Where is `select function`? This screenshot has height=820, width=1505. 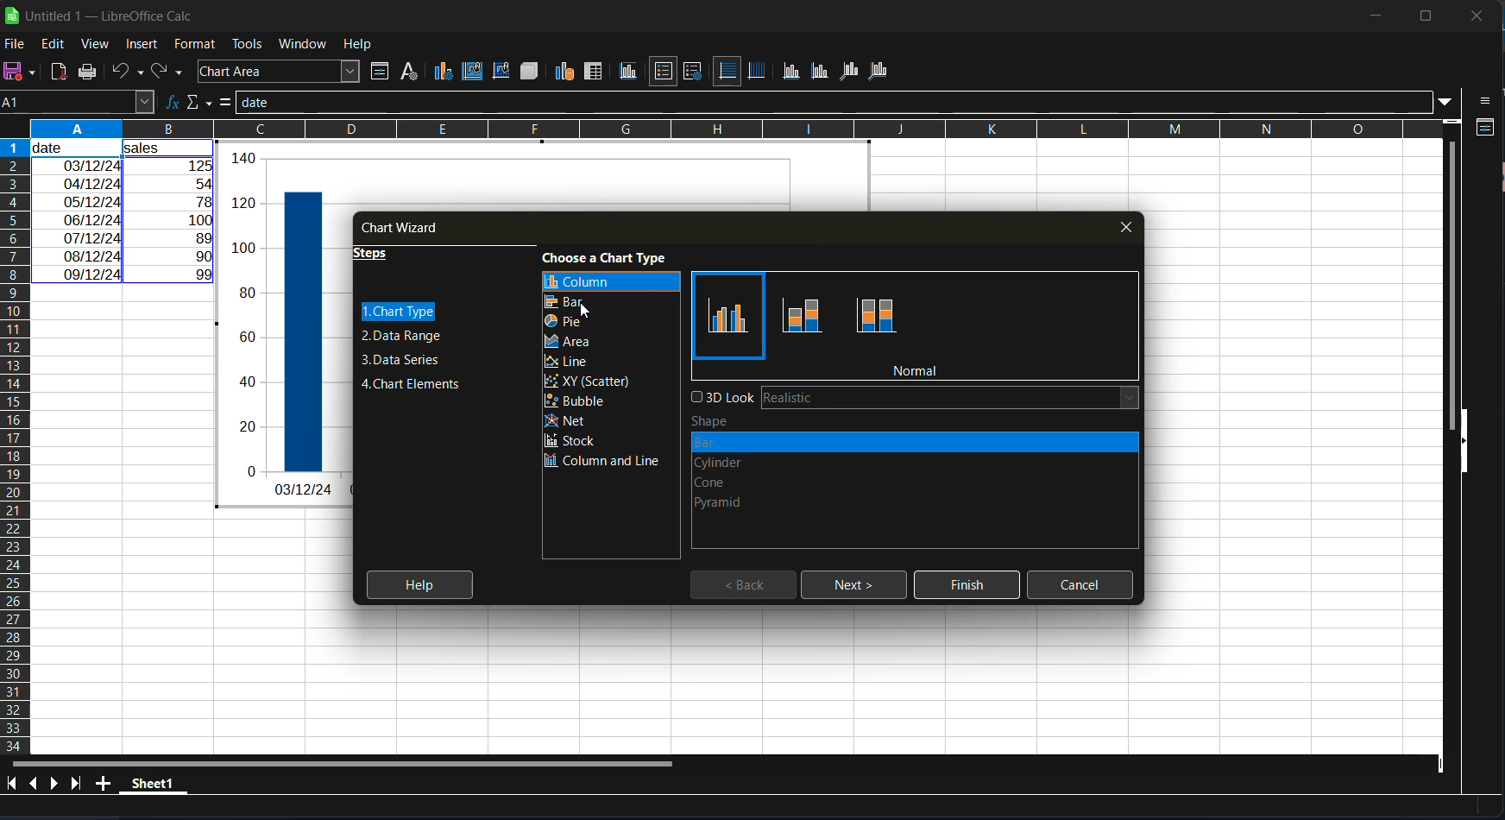
select function is located at coordinates (197, 103).